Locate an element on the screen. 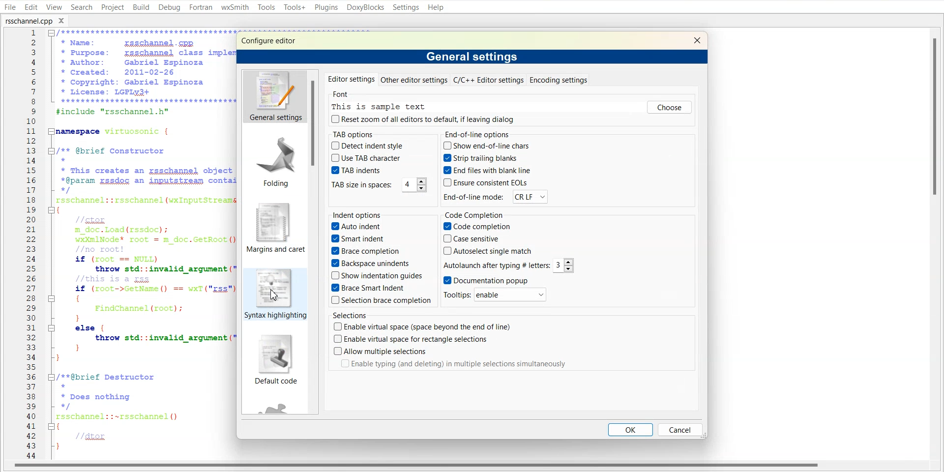  Show indentation guides is located at coordinates (378, 275).